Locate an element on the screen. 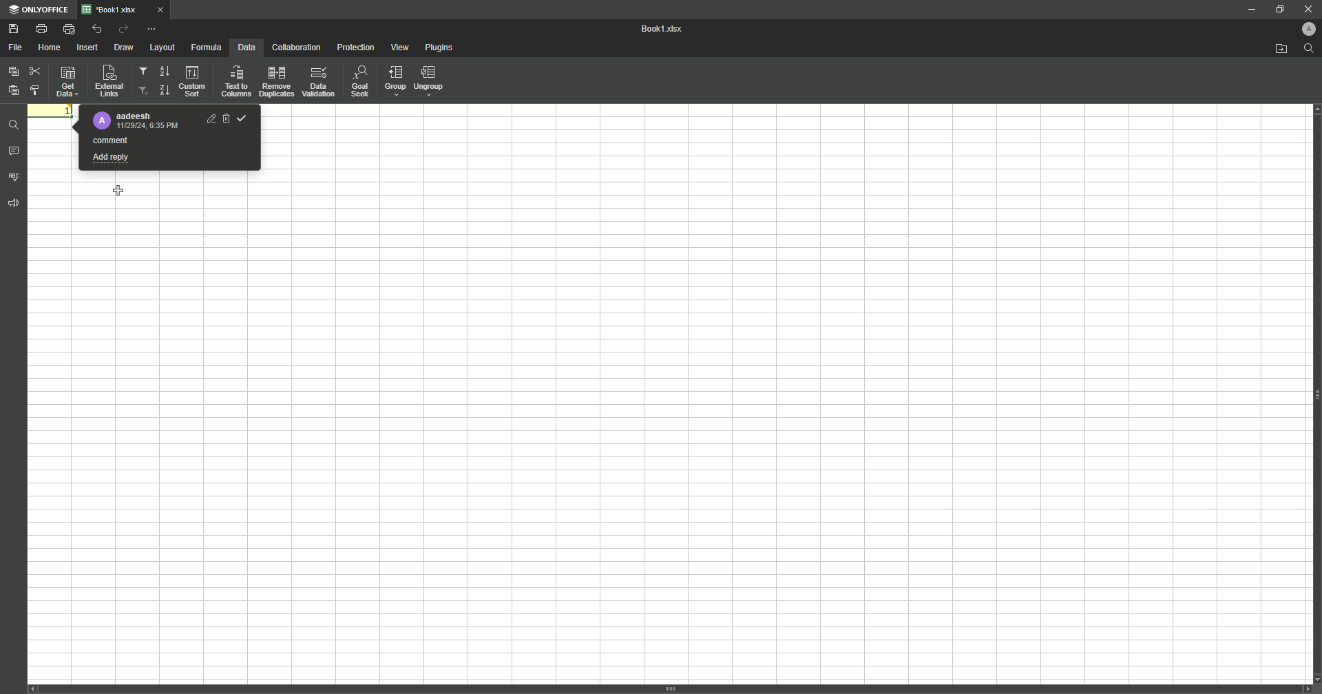 This screenshot has width=1322, height=694. Edit is located at coordinates (211, 118).